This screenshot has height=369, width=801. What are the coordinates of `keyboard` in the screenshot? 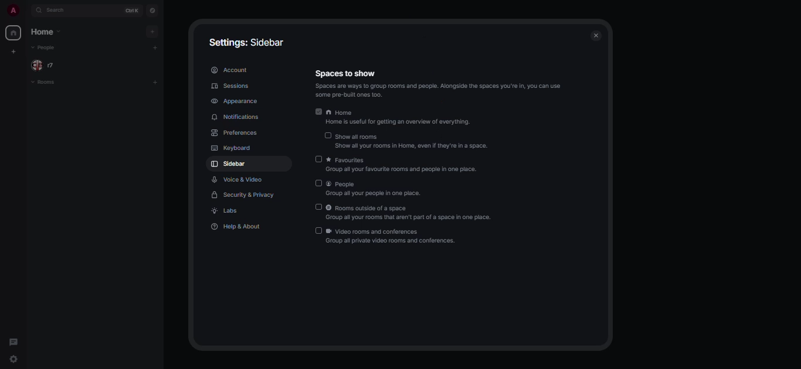 It's located at (229, 148).